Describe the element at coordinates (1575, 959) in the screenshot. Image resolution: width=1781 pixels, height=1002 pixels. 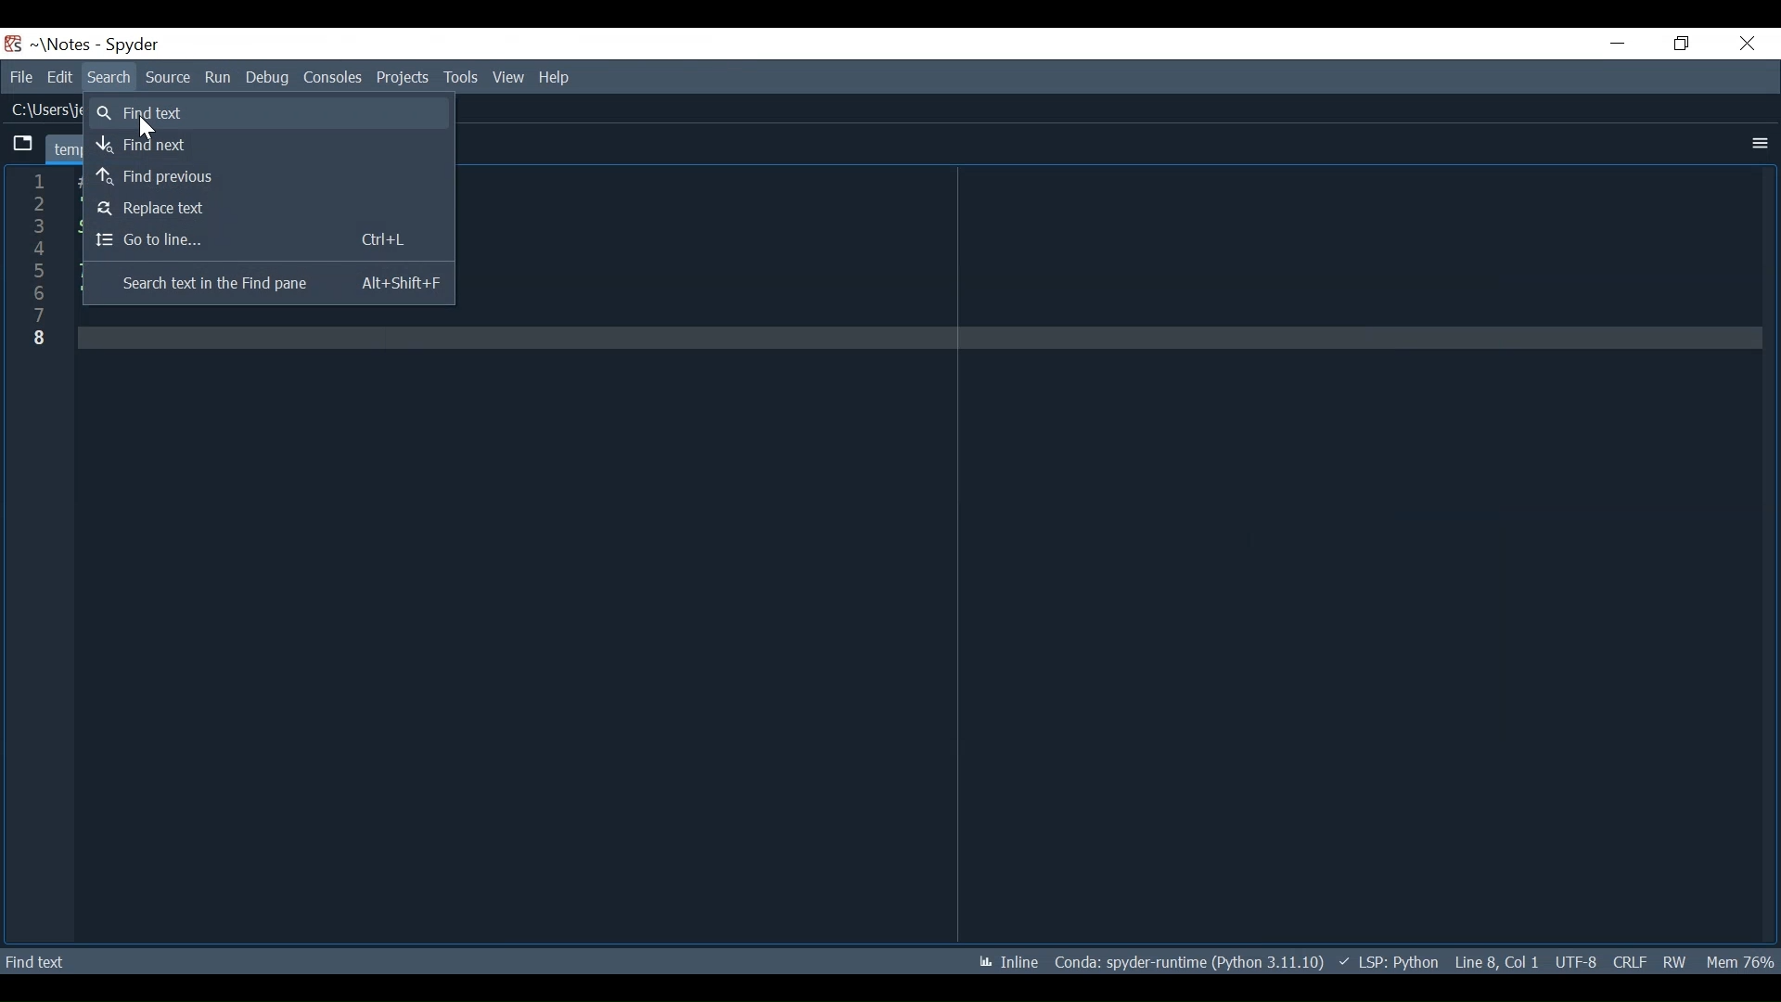
I see `File Encoding` at that location.